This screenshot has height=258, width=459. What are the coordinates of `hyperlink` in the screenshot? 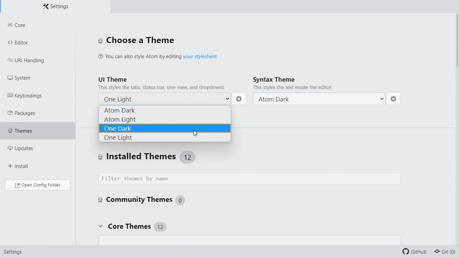 It's located at (202, 57).